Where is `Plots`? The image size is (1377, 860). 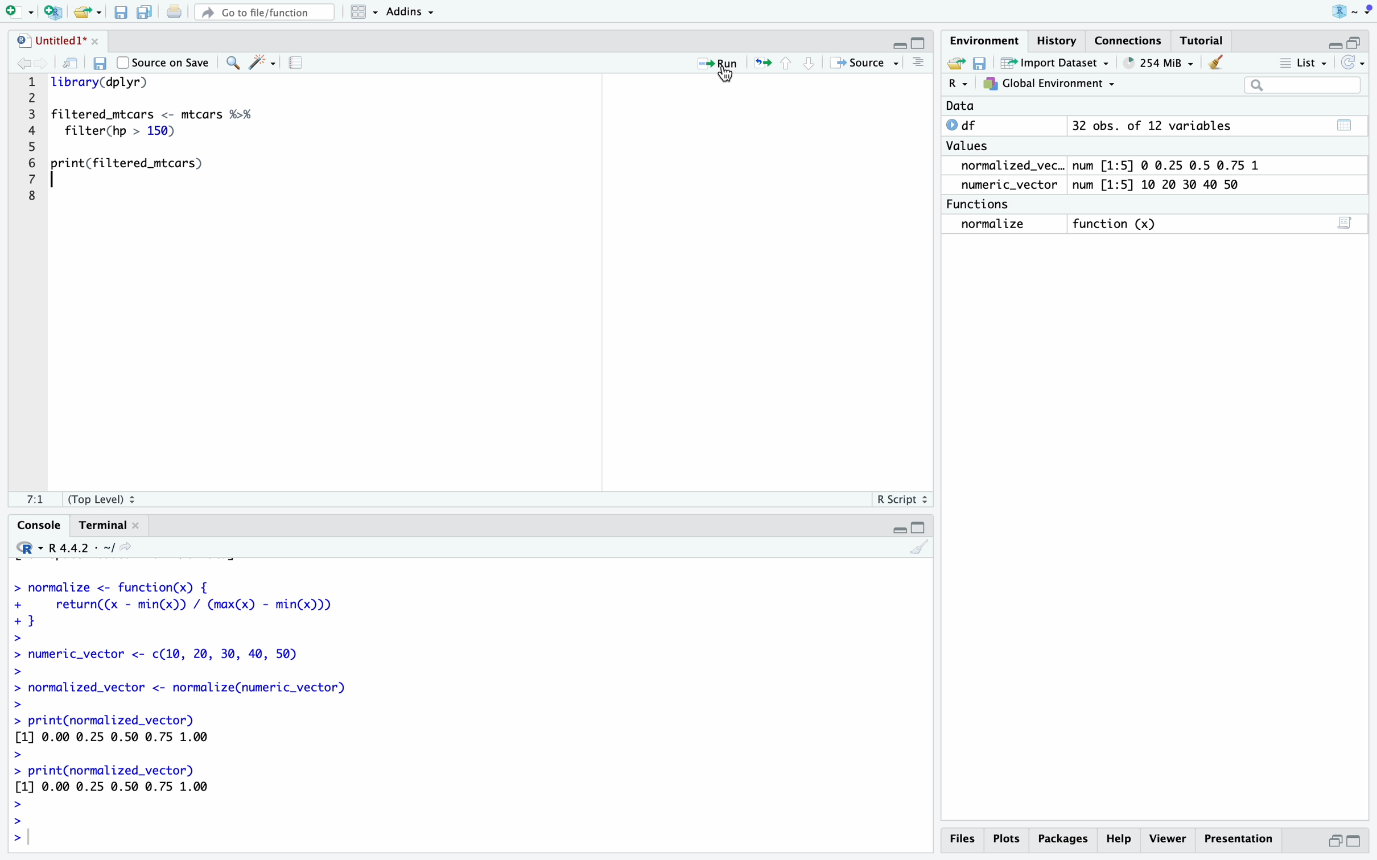 Plots is located at coordinates (1005, 840).